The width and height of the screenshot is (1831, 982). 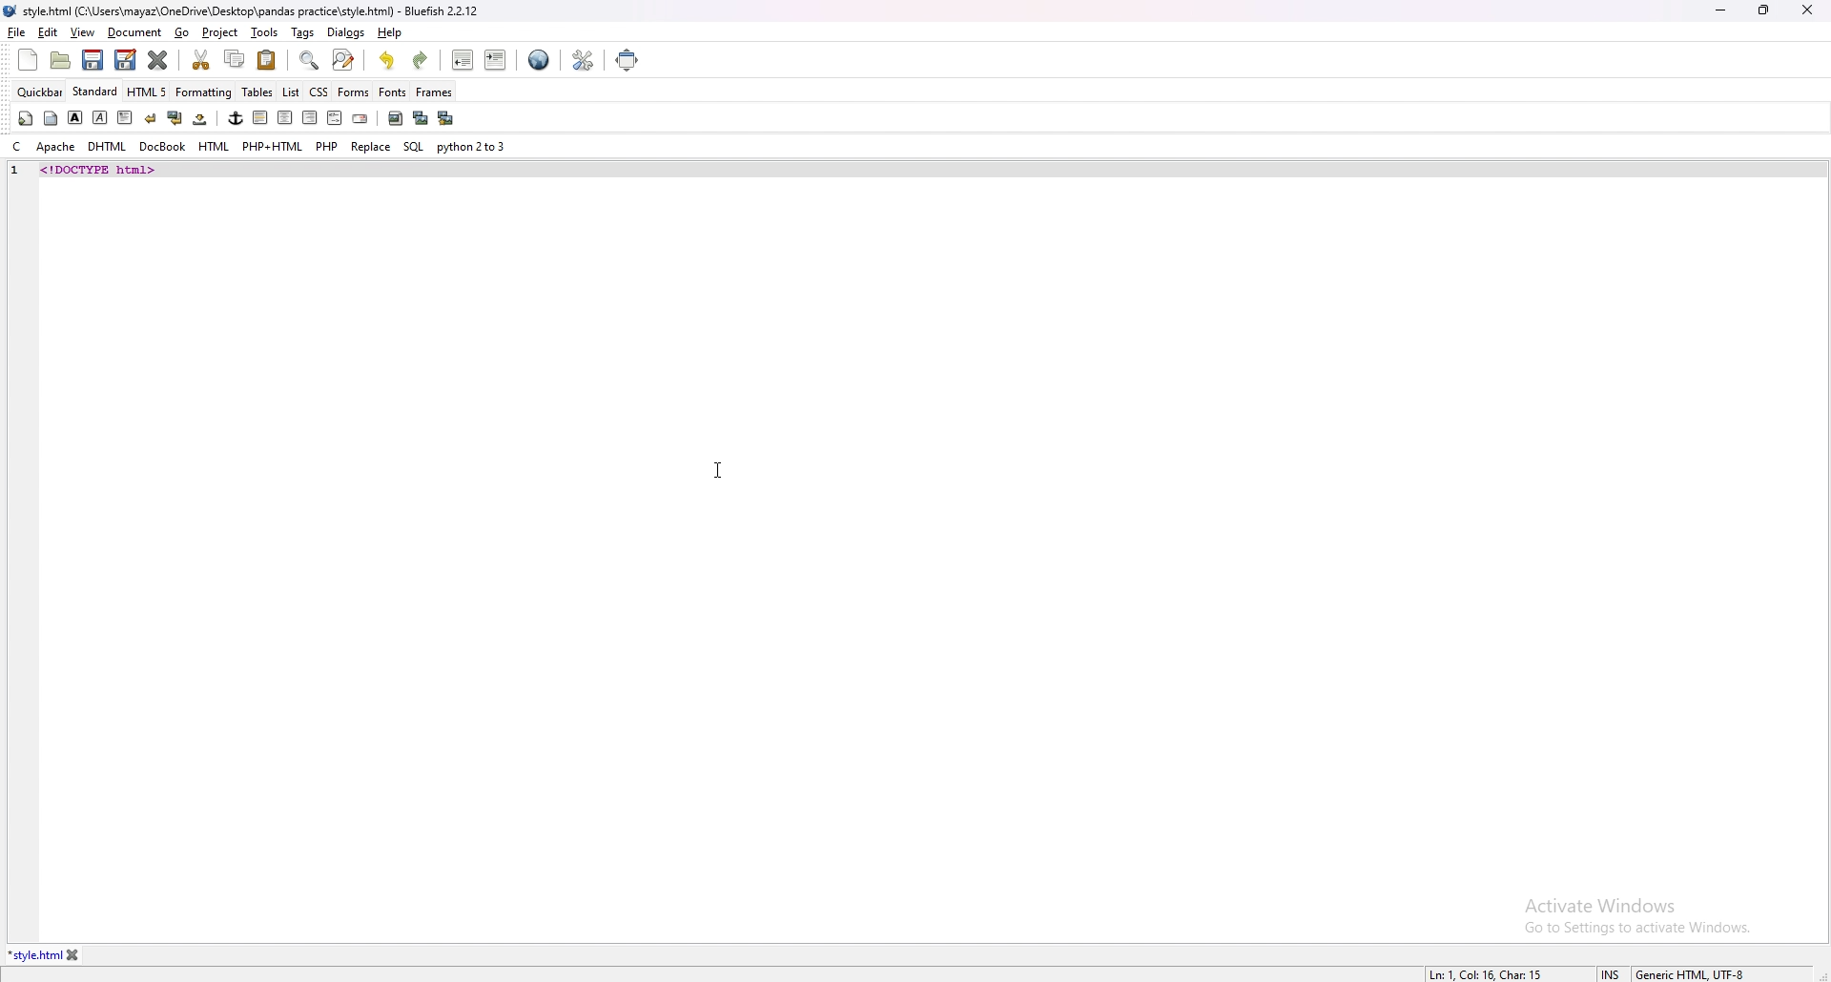 I want to click on advanced find and replace, so click(x=342, y=59).